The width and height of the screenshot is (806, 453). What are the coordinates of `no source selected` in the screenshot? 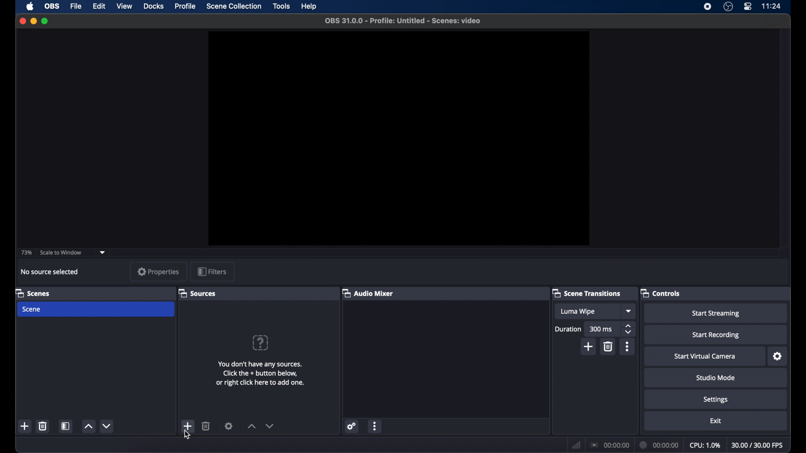 It's located at (50, 271).